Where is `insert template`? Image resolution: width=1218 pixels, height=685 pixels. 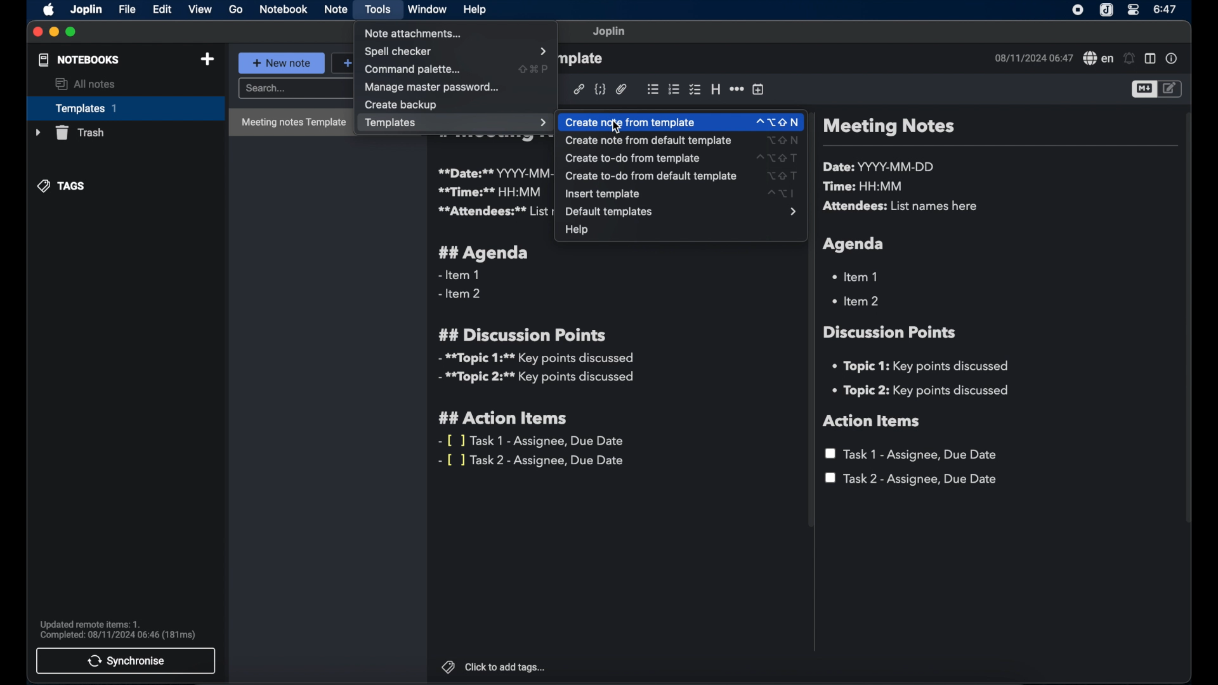
insert template is located at coordinates (679, 194).